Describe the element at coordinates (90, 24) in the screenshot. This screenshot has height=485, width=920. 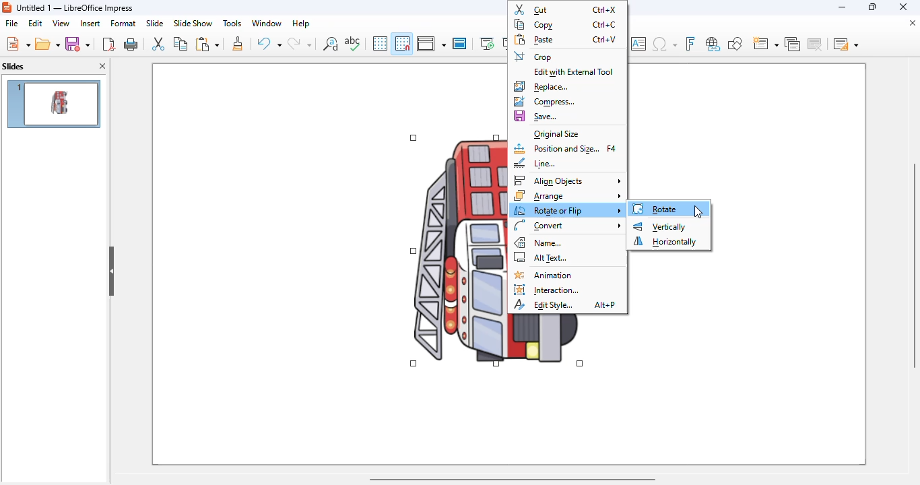
I see `insert` at that location.